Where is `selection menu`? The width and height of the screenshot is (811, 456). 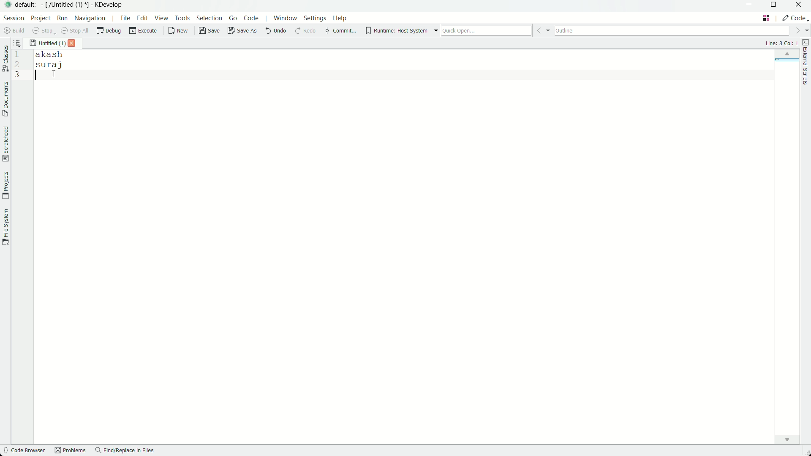 selection menu is located at coordinates (211, 19).